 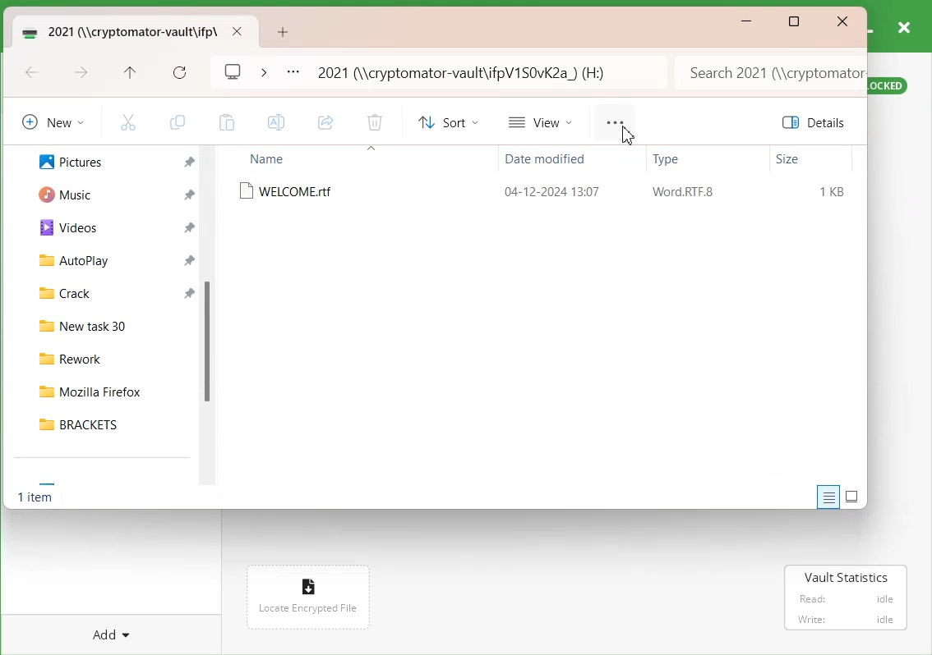 I want to click on More, so click(x=293, y=73).